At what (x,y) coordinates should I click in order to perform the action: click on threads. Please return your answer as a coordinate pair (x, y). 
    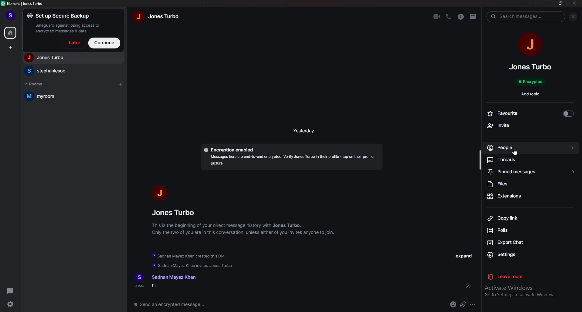
    Looking at the image, I should click on (531, 160).